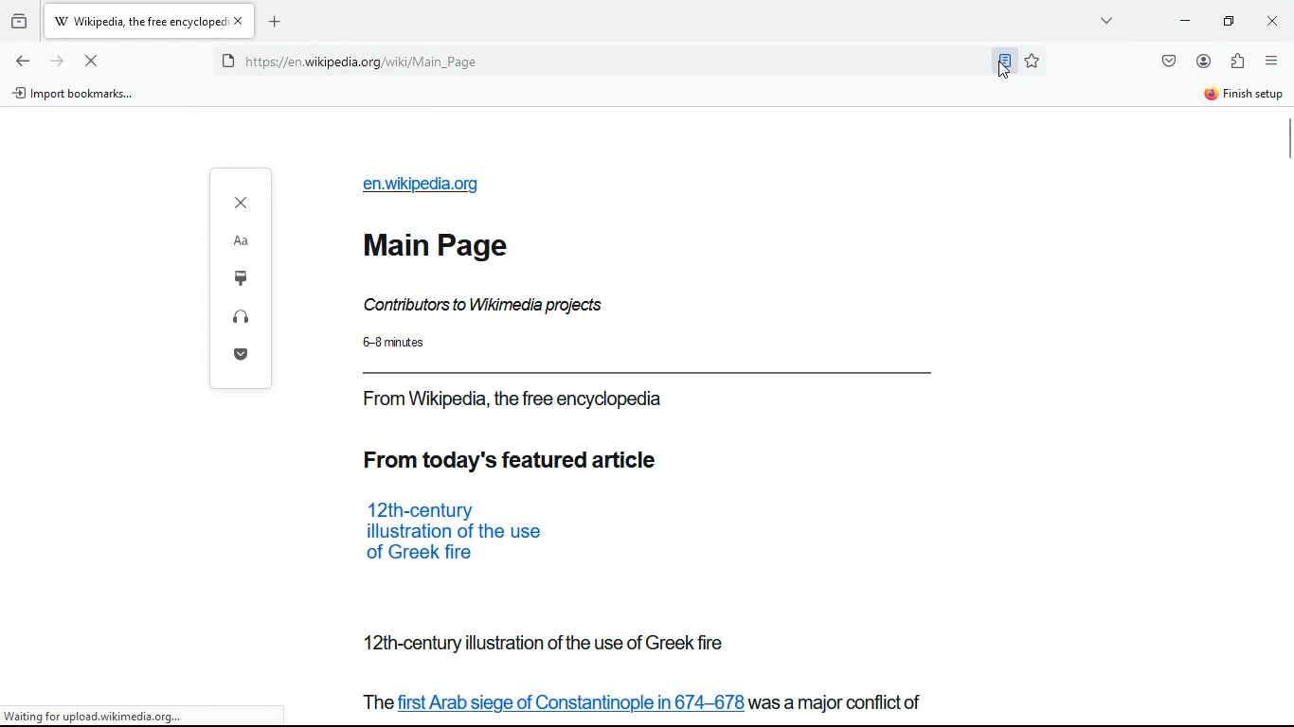 This screenshot has height=727, width=1294. Describe the element at coordinates (427, 184) in the screenshot. I see `url` at that location.